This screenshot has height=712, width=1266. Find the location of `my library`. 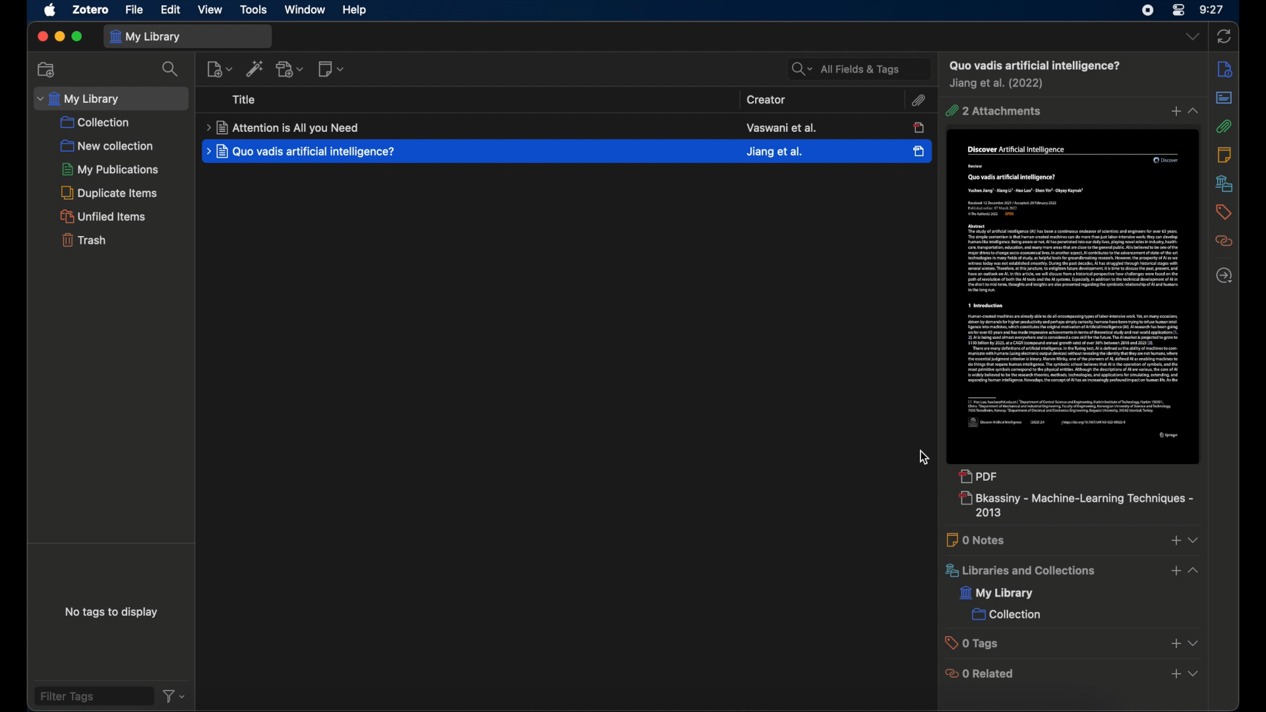

my library is located at coordinates (188, 36).